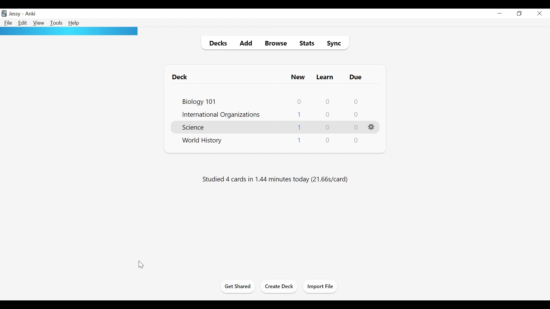 Image resolution: width=550 pixels, height=309 pixels. What do you see at coordinates (500, 13) in the screenshot?
I see `minimize` at bounding box center [500, 13].